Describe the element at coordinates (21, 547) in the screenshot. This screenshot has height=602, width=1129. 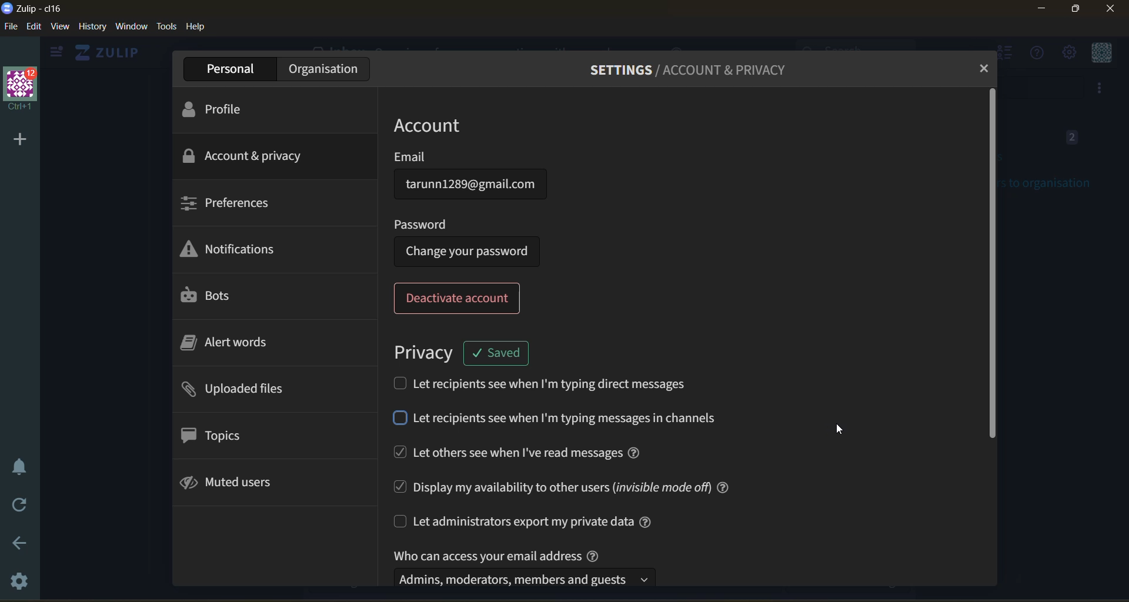
I see `go back` at that location.